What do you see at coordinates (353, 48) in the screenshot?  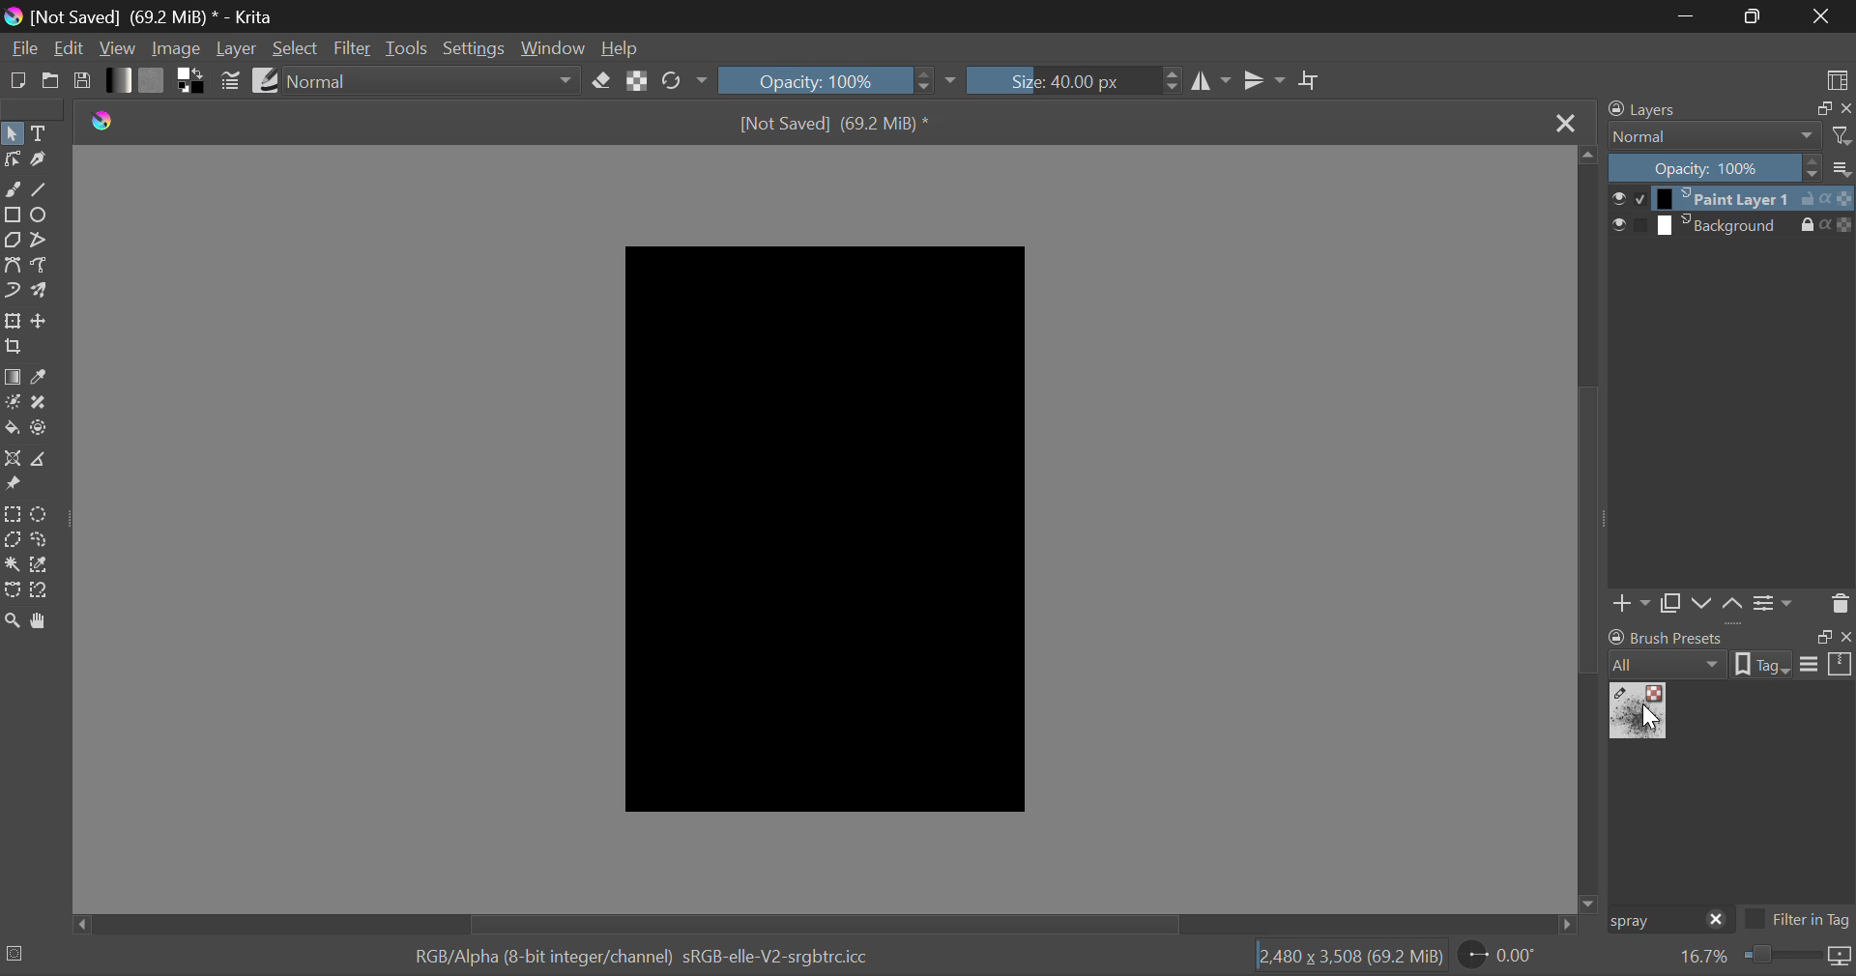 I see `Filter` at bounding box center [353, 48].